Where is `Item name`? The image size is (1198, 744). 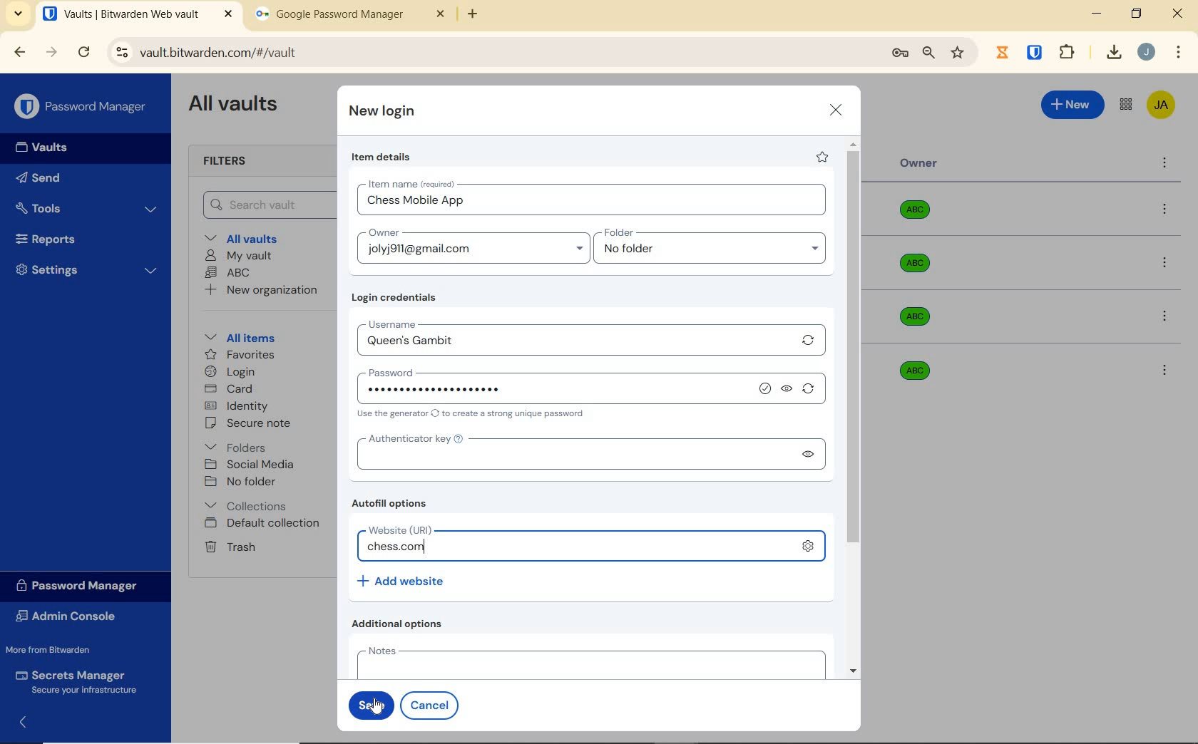 Item name is located at coordinates (413, 184).